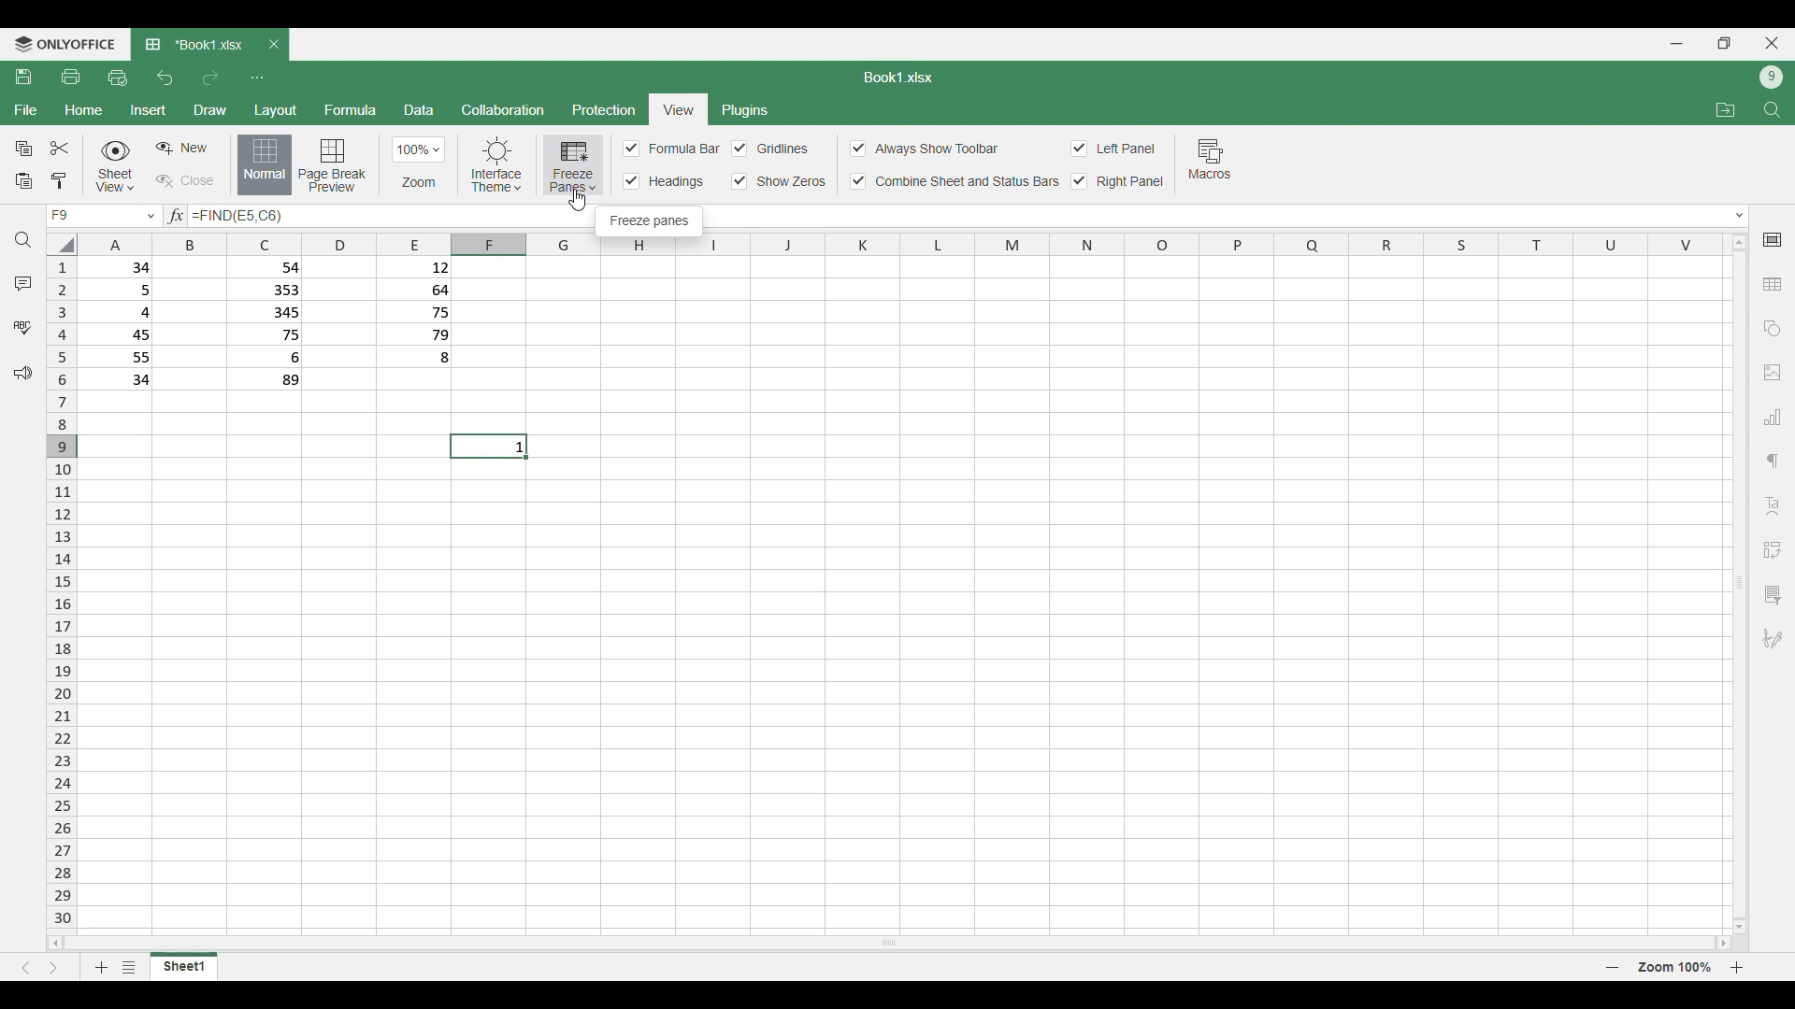 This screenshot has width=1795, height=1009. What do you see at coordinates (1727, 110) in the screenshot?
I see `Open file location` at bounding box center [1727, 110].